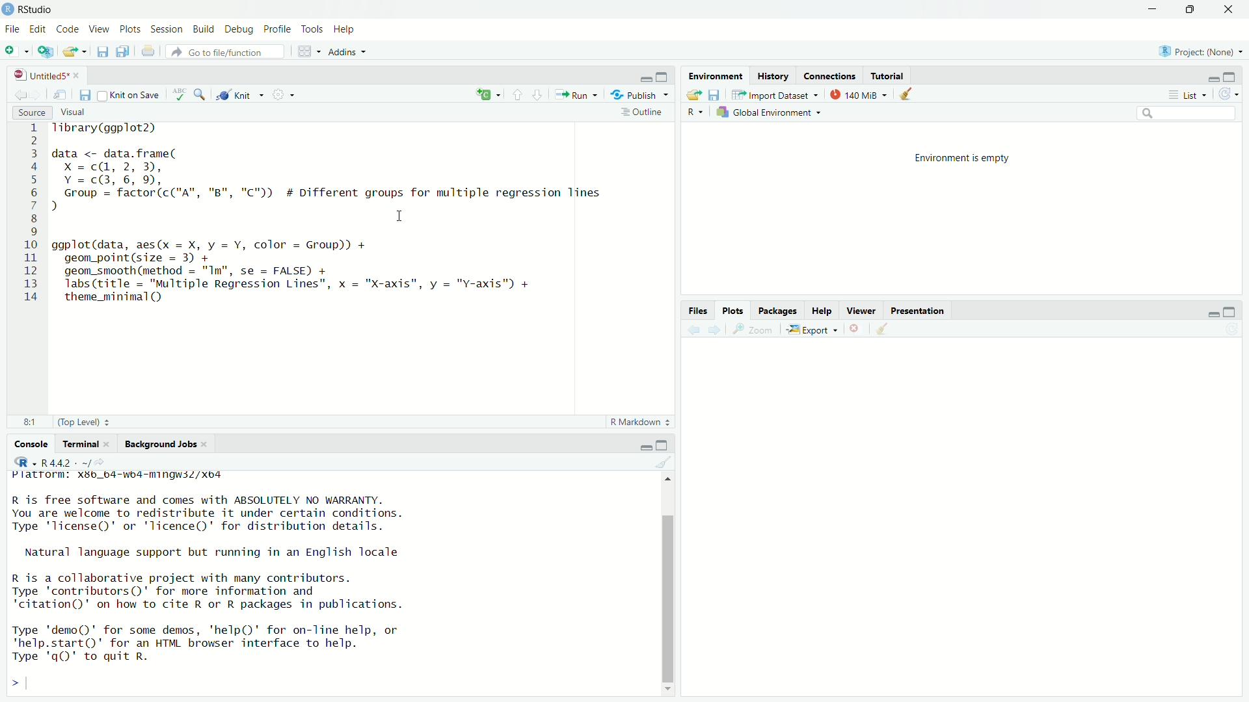  I want to click on List, so click(1185, 94).